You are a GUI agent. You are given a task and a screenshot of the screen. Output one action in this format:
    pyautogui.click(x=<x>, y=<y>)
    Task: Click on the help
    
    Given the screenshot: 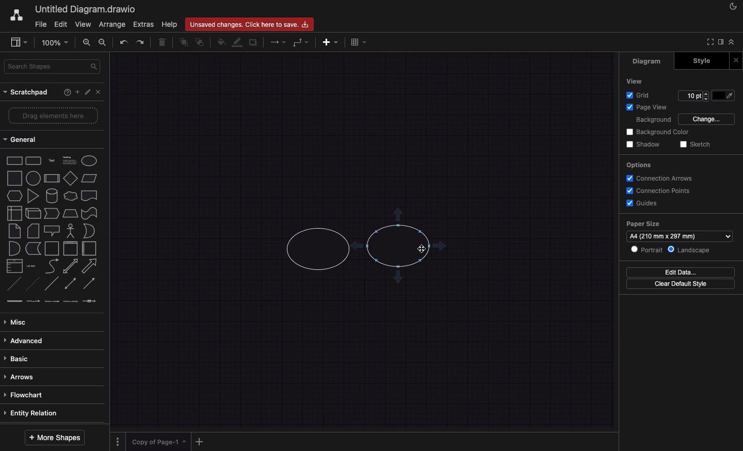 What is the action you would take?
    pyautogui.click(x=67, y=92)
    